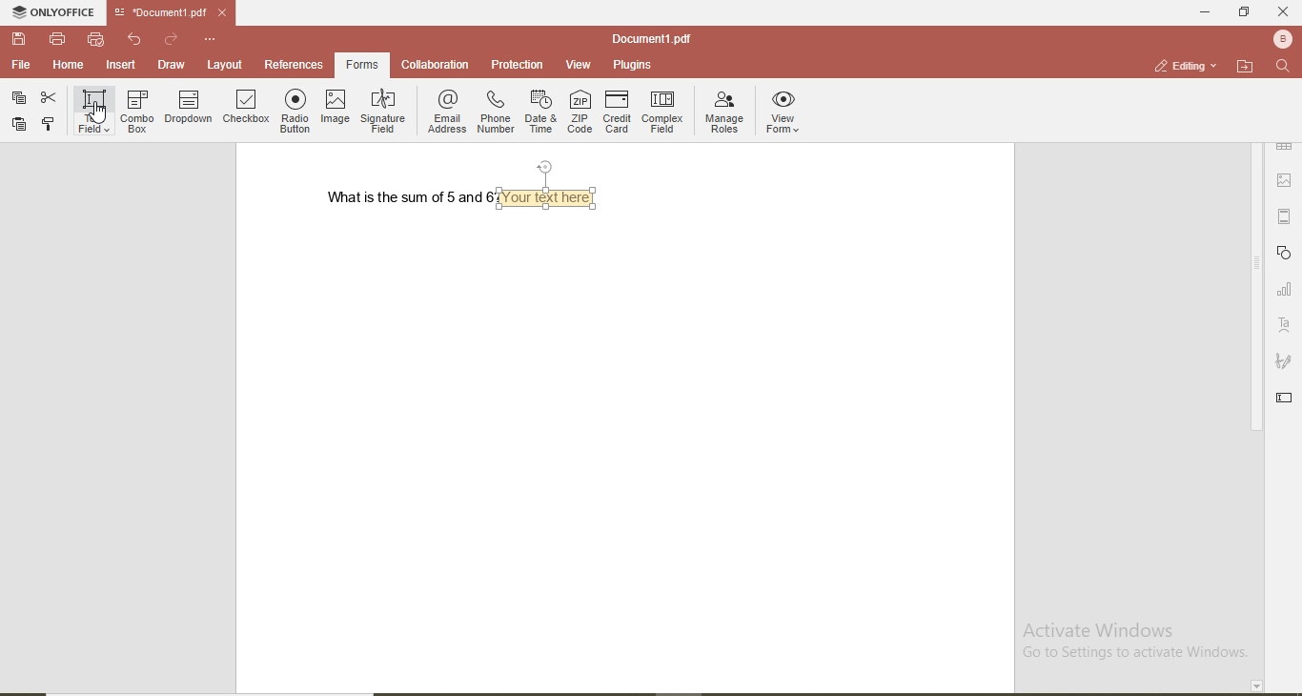 This screenshot has width=1302, height=696. Describe the element at coordinates (247, 108) in the screenshot. I see `checkbox` at that location.